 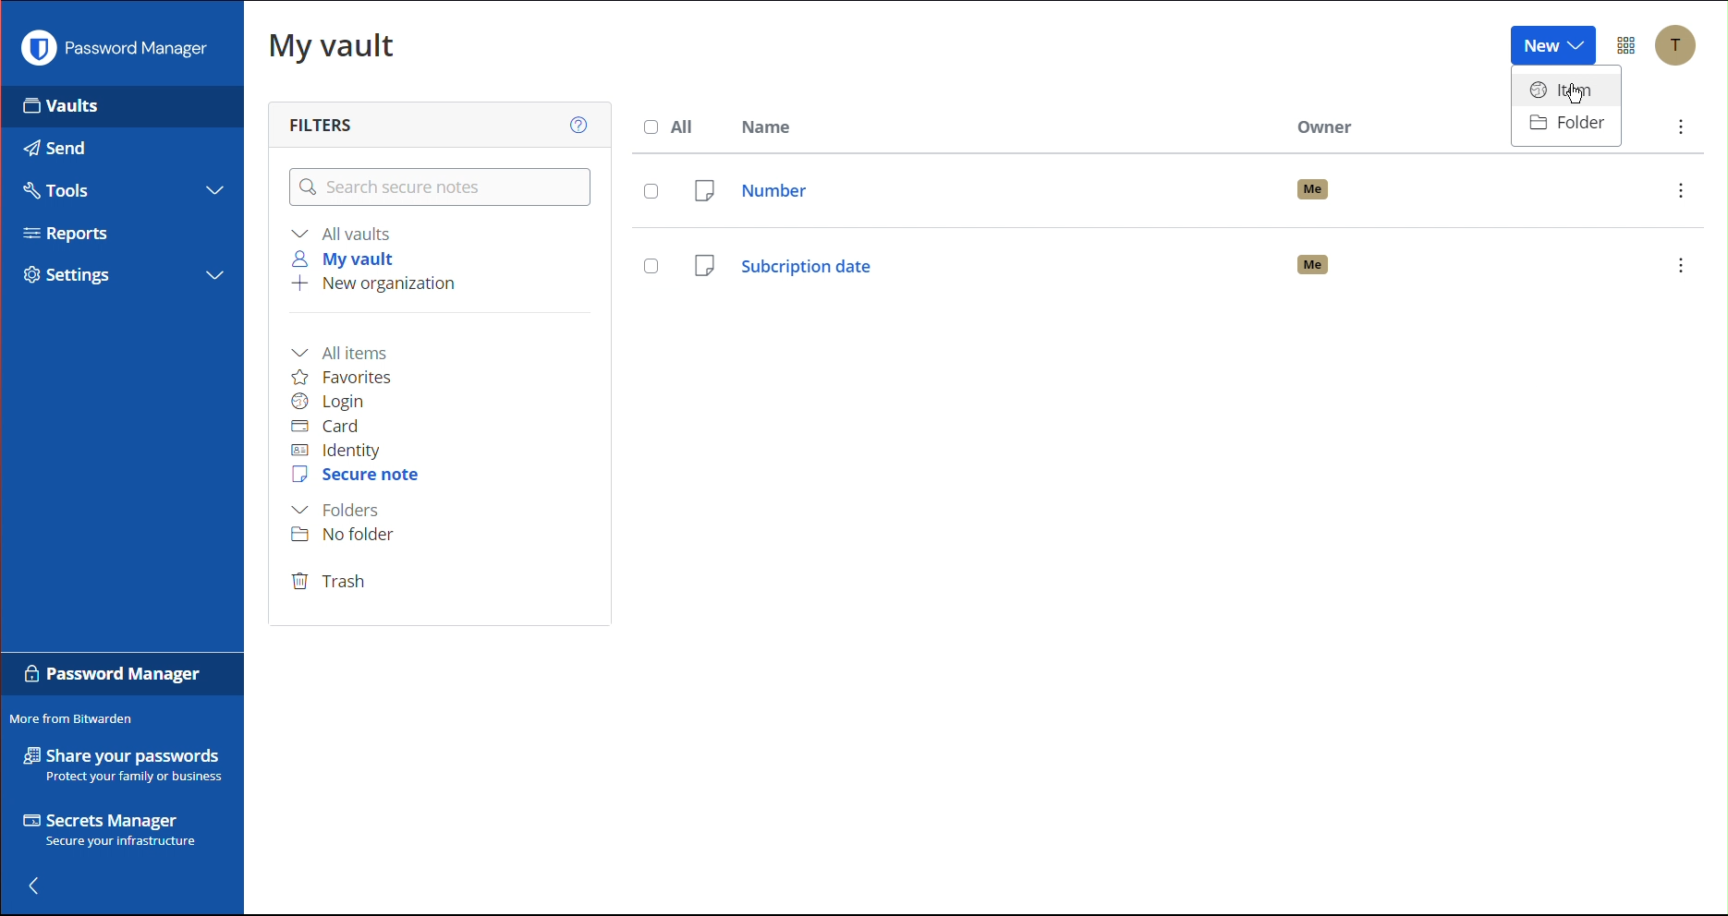 I want to click on Options, so click(x=1628, y=44).